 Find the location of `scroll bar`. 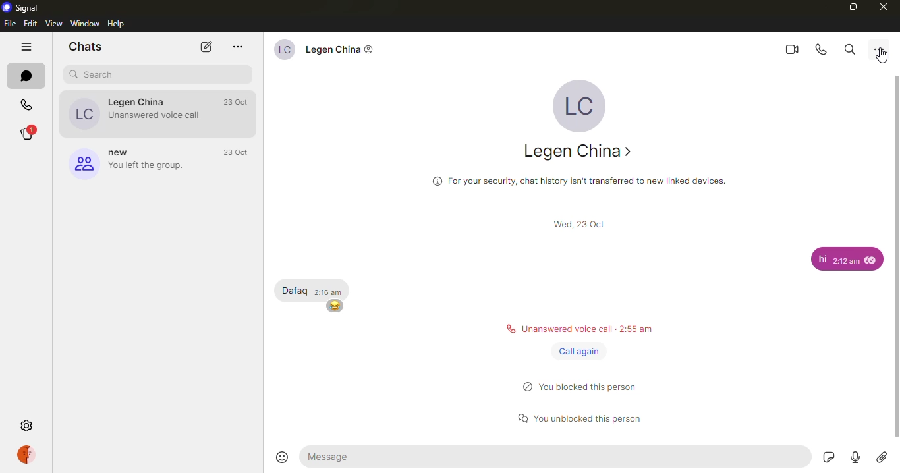

scroll bar is located at coordinates (894, 256).